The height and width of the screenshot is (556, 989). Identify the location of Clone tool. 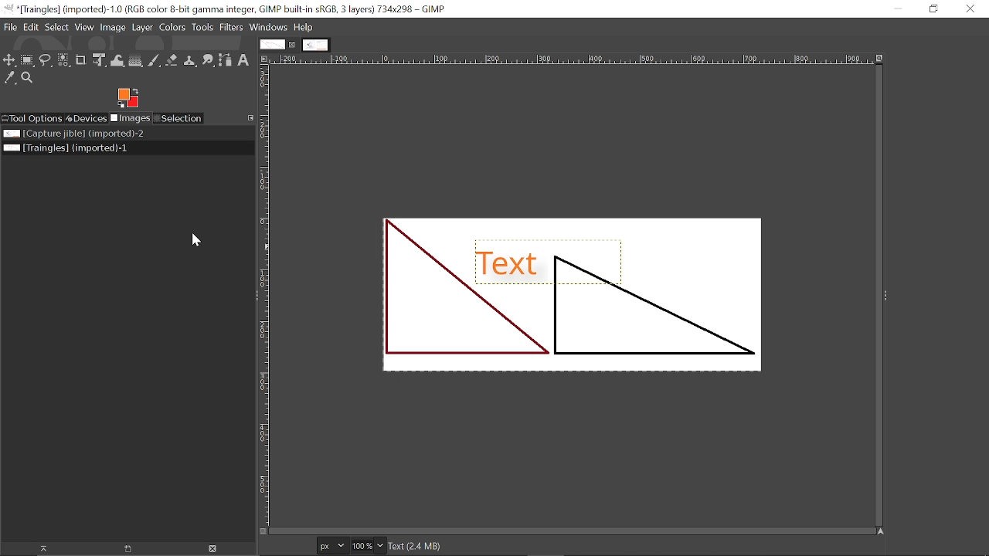
(191, 61).